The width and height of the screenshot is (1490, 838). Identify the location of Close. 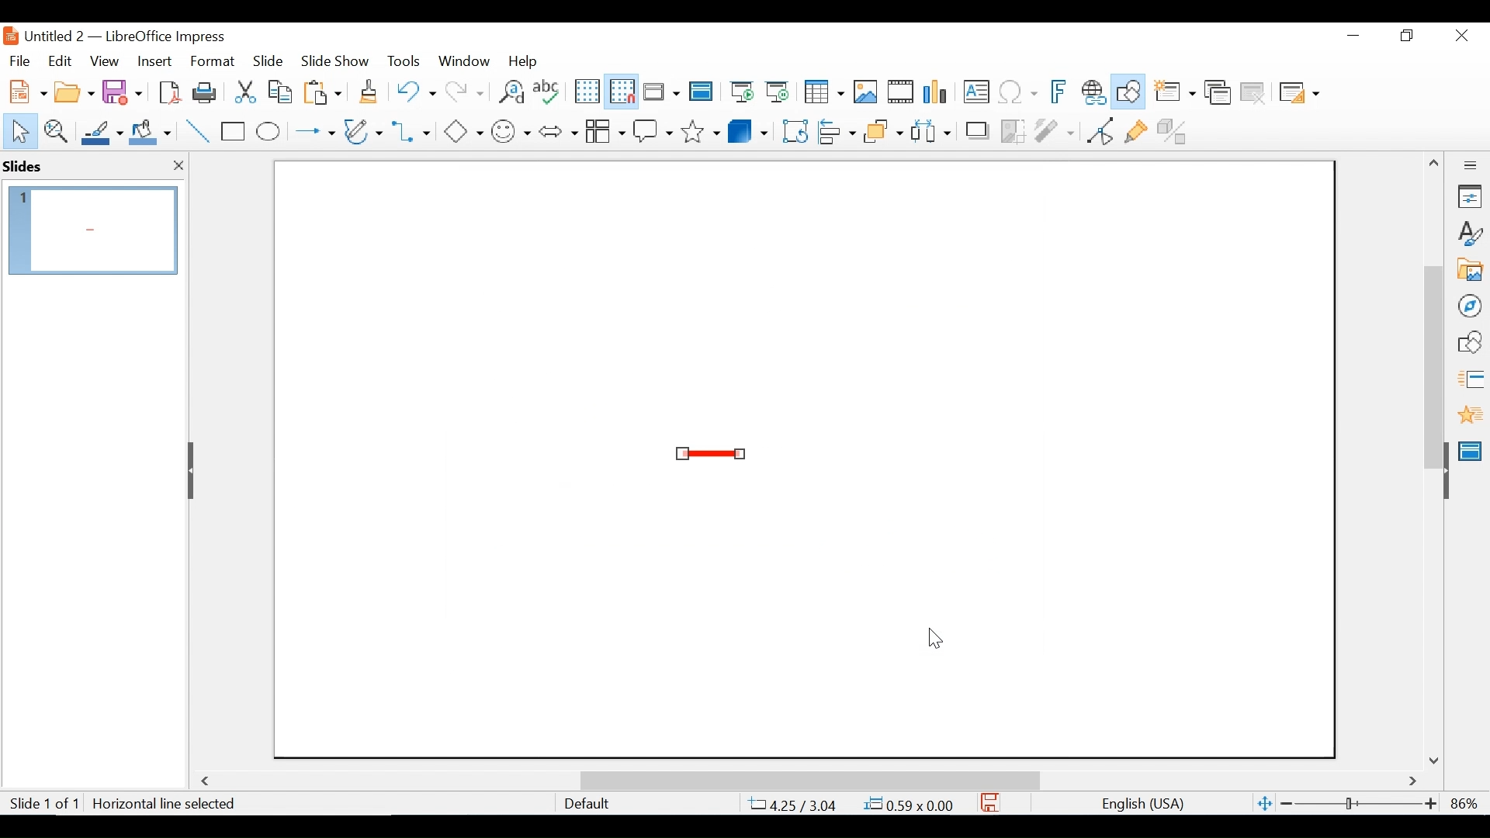
(1460, 36).